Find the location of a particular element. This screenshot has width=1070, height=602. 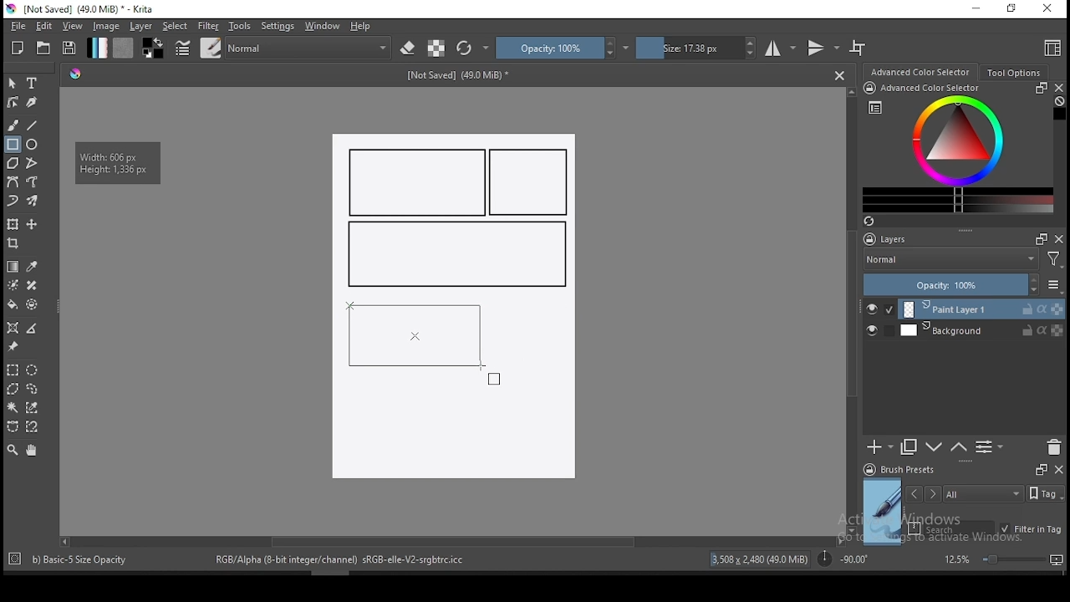

pan tool is located at coordinates (30, 451).